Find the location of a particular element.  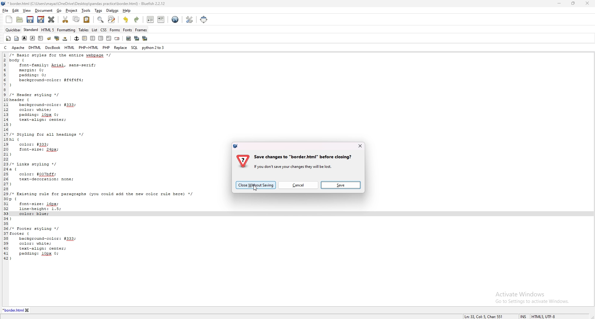

edit preference is located at coordinates (189, 20).